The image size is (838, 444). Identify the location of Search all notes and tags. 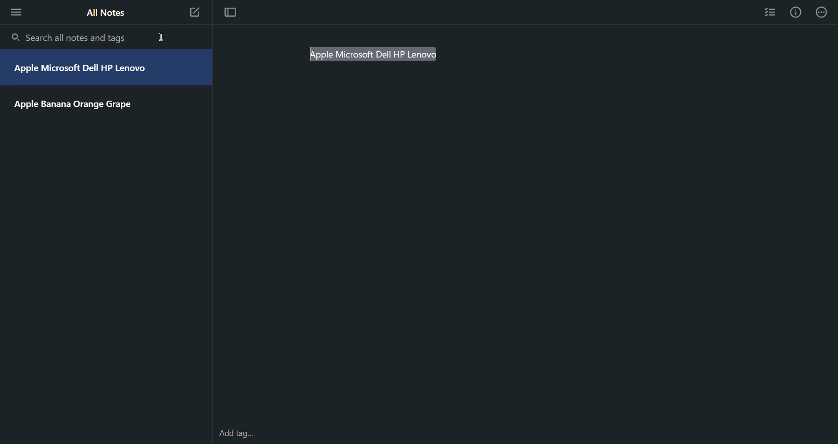
(71, 37).